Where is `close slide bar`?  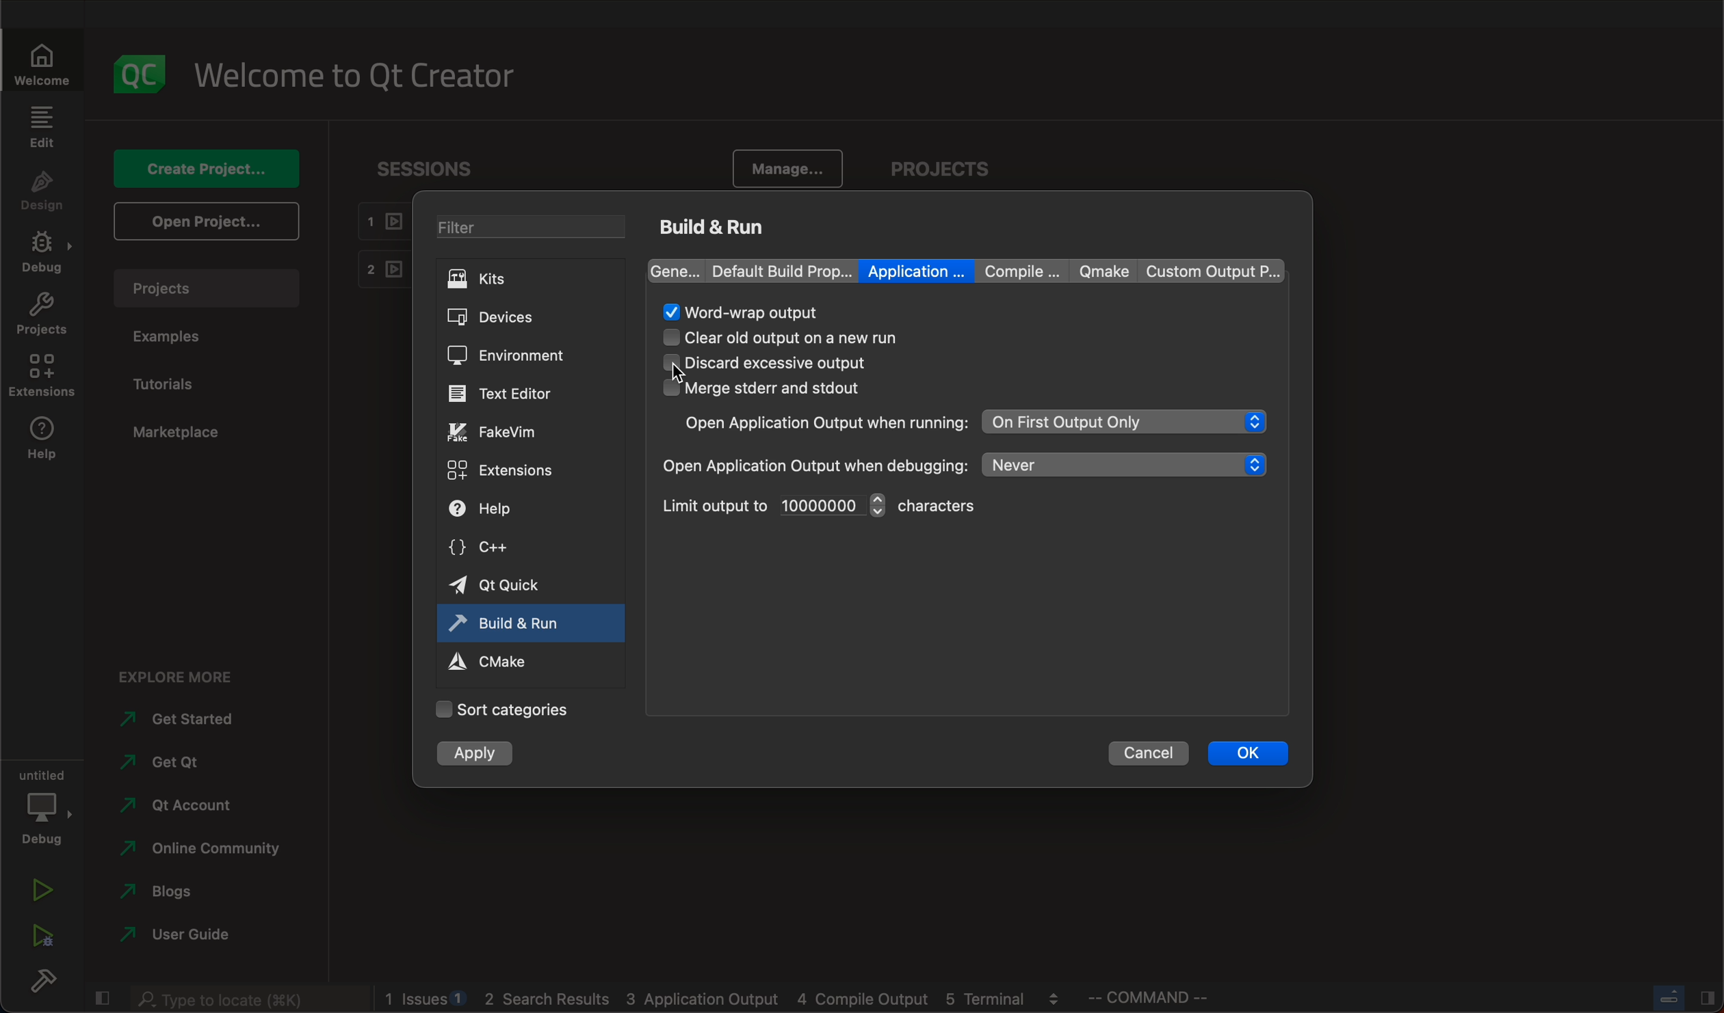 close slide bar is located at coordinates (1682, 997).